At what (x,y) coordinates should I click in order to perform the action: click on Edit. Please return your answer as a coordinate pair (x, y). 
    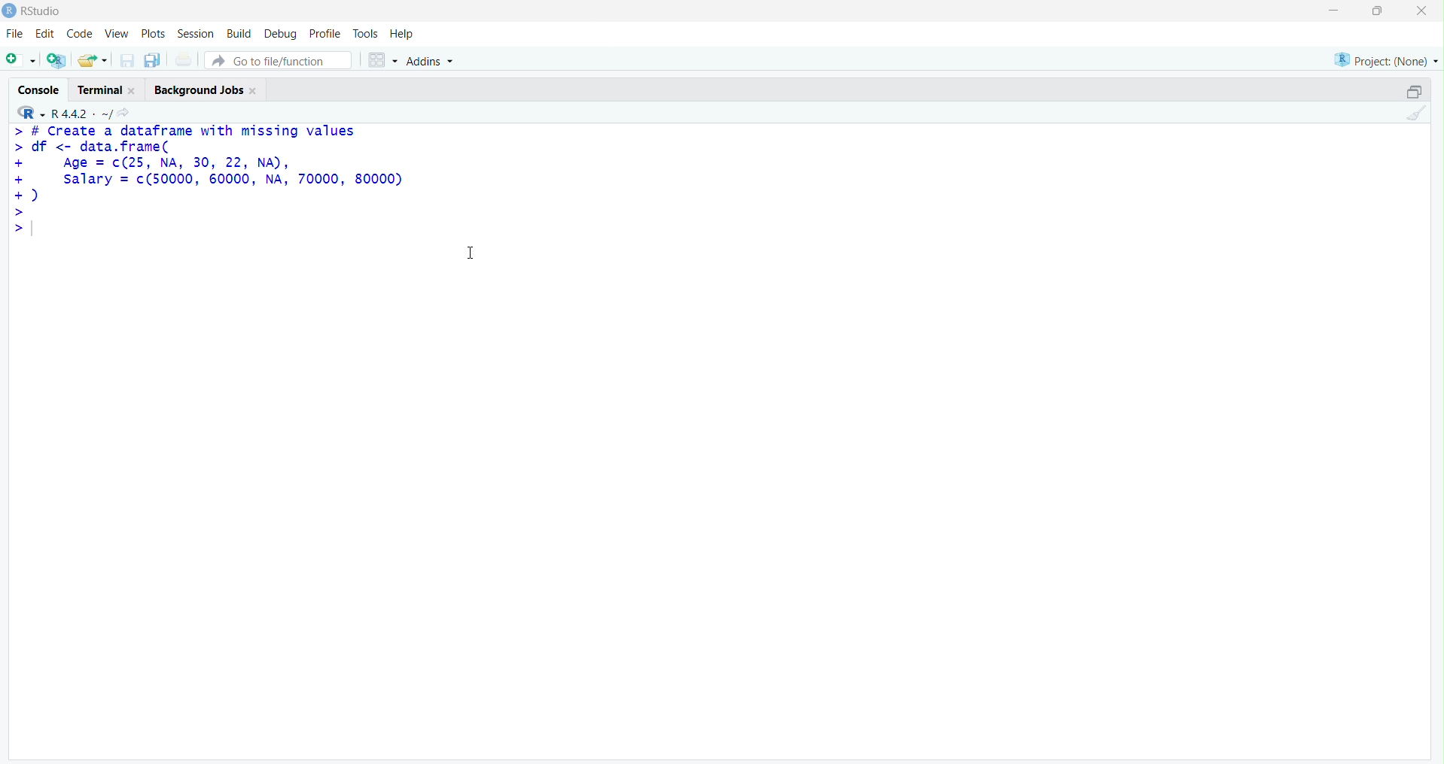
    Looking at the image, I should click on (46, 34).